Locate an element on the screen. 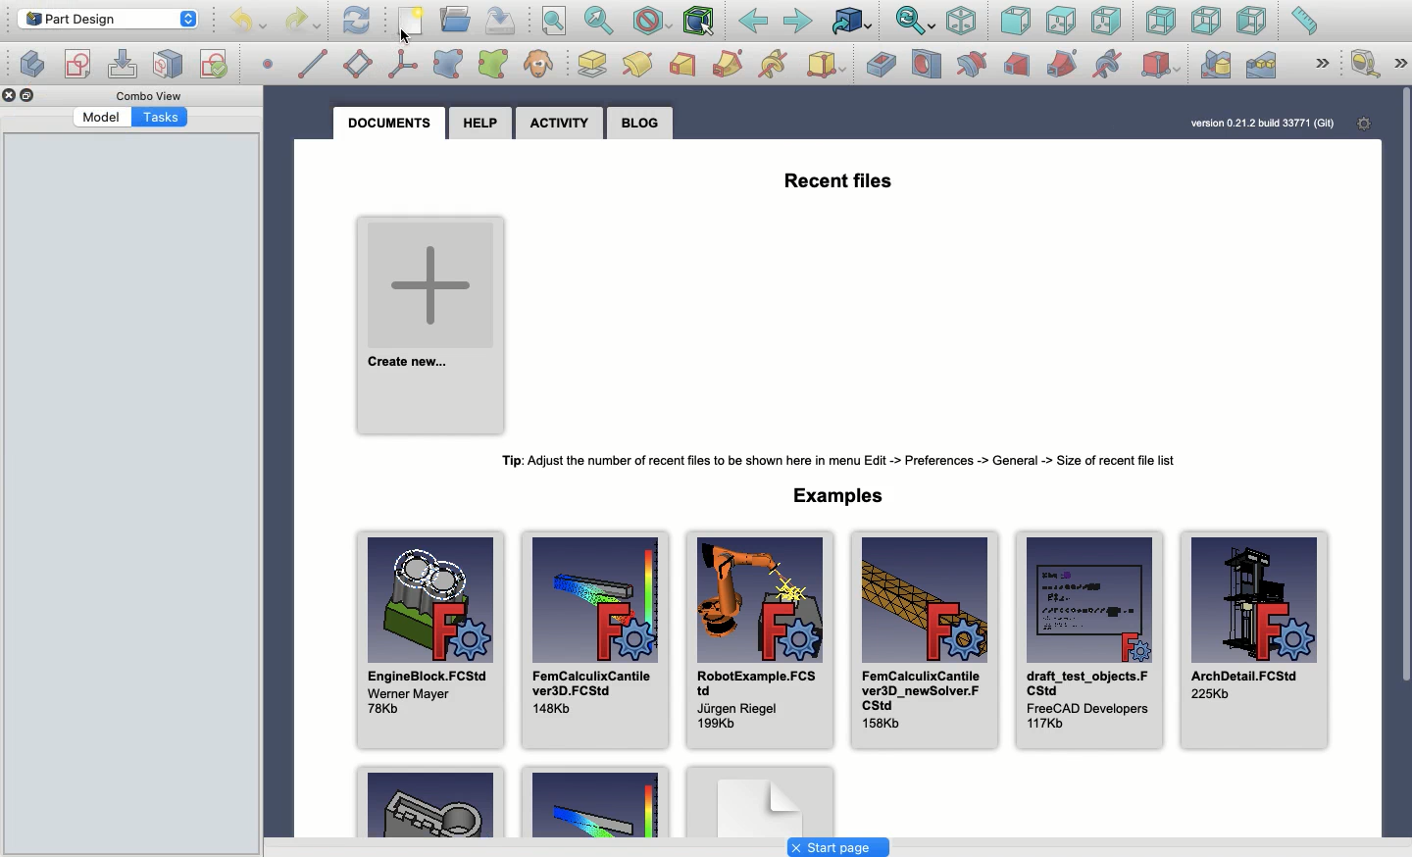 The image size is (1412, 857). Open is located at coordinates (458, 20).